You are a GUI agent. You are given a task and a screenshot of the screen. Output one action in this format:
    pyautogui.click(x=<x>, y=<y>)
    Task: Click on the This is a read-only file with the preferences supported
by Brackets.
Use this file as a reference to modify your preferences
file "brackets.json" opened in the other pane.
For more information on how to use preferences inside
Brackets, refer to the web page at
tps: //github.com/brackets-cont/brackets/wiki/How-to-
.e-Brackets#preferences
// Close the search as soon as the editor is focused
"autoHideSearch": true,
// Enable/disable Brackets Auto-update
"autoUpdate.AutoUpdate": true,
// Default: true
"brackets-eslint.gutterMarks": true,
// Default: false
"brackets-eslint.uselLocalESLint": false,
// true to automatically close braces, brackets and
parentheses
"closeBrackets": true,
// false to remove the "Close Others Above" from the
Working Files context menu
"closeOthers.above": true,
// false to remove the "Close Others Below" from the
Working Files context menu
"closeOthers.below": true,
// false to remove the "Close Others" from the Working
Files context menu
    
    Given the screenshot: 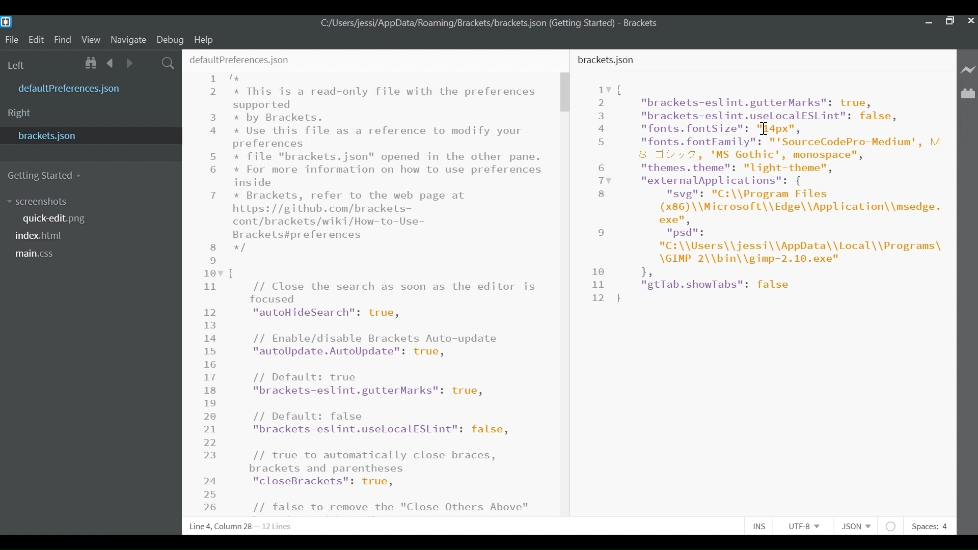 What is the action you would take?
    pyautogui.click(x=390, y=295)
    